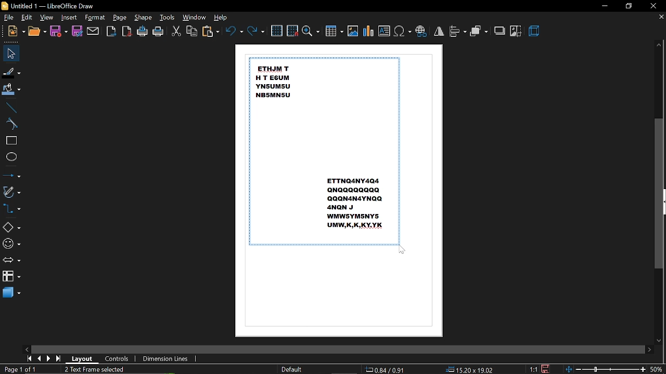 The image size is (666, 374). Describe the element at coordinates (40, 358) in the screenshot. I see `previous page` at that location.